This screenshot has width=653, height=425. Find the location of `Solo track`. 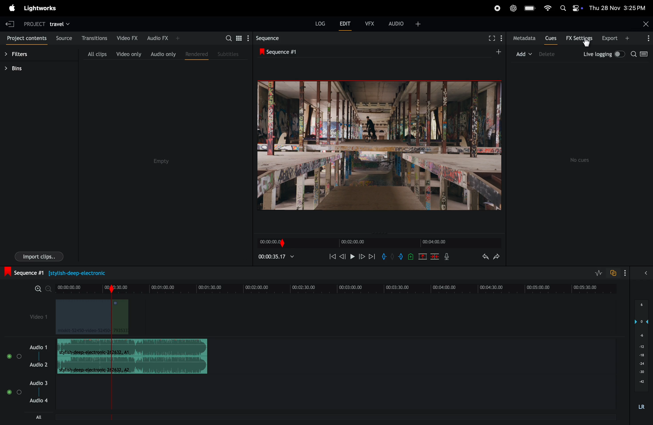

Solo track is located at coordinates (19, 394).